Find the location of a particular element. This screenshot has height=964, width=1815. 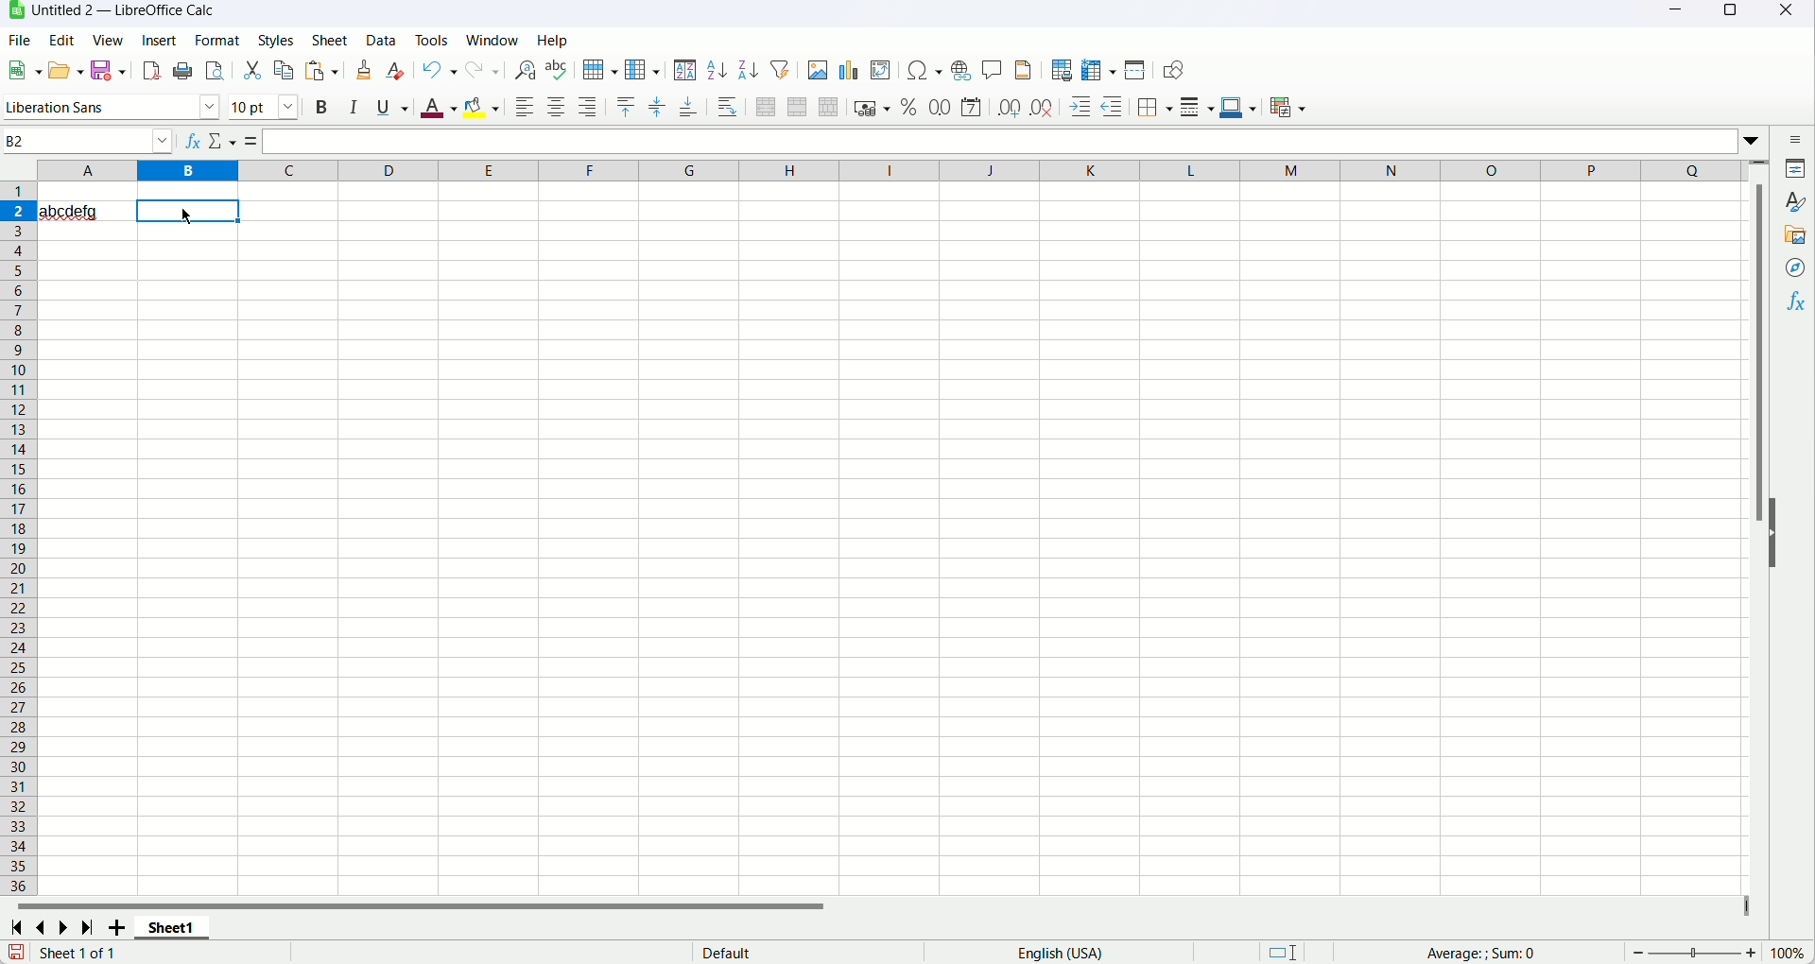

split window is located at coordinates (1135, 69).